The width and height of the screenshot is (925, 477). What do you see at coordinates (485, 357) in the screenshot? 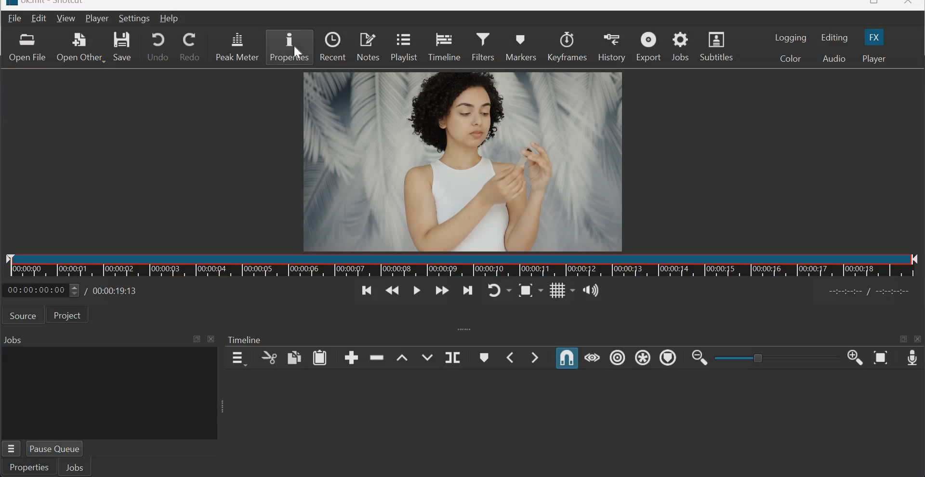
I see `Create/edit marker` at bounding box center [485, 357].